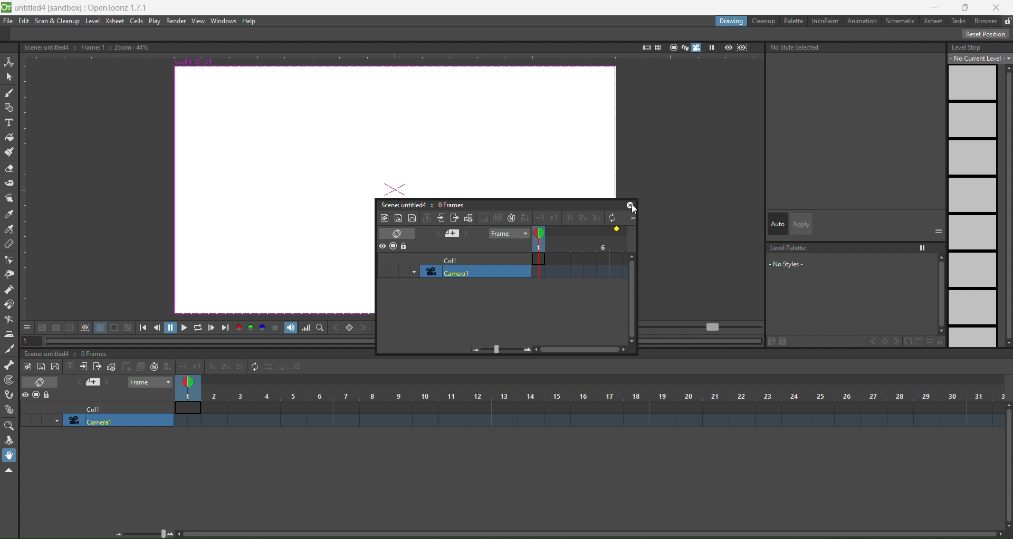 The image size is (1013, 539). I want to click on create blank drawing, so click(132, 367).